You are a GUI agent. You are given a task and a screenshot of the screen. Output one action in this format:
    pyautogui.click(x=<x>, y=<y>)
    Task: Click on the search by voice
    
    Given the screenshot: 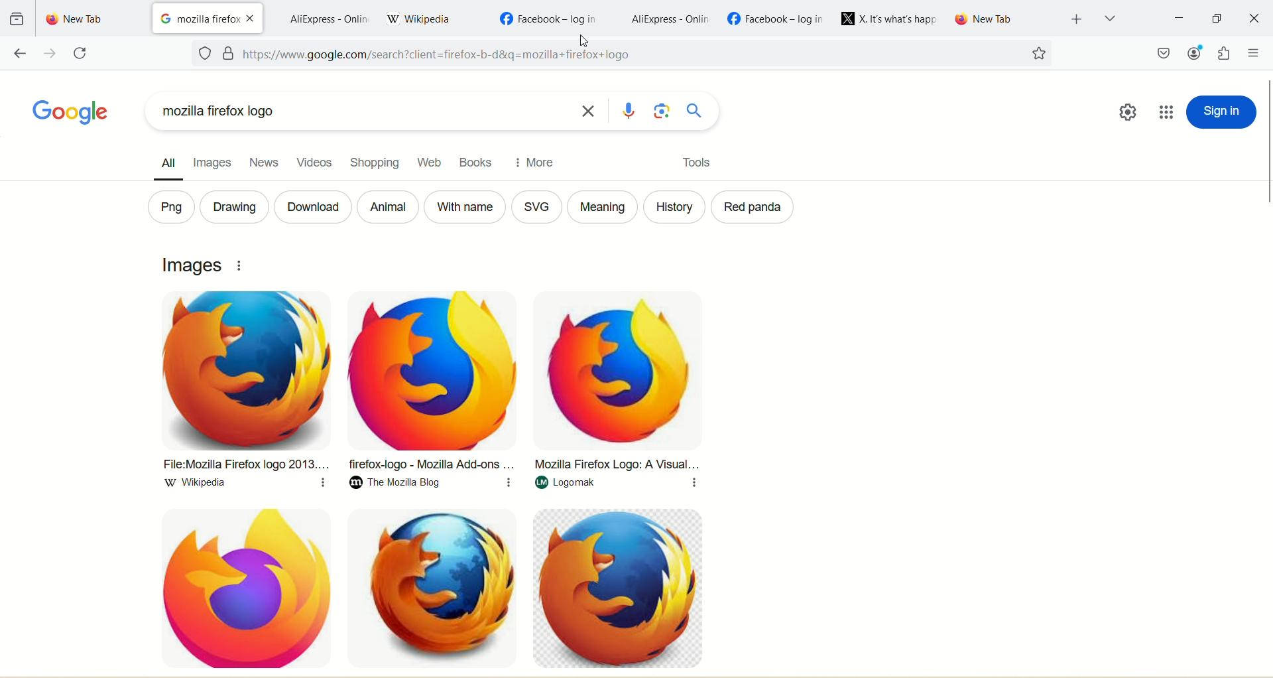 What is the action you would take?
    pyautogui.click(x=633, y=111)
    